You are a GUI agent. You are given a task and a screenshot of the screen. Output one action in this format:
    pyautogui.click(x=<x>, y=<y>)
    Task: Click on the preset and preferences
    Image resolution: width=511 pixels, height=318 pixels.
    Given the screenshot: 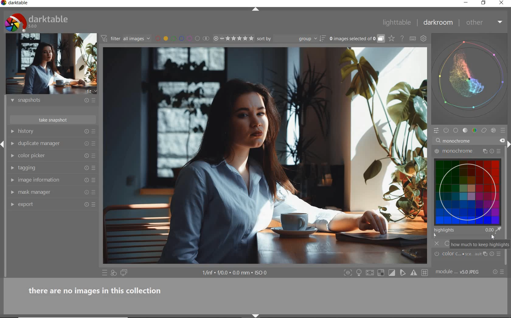 What is the action you would take?
    pyautogui.click(x=499, y=152)
    